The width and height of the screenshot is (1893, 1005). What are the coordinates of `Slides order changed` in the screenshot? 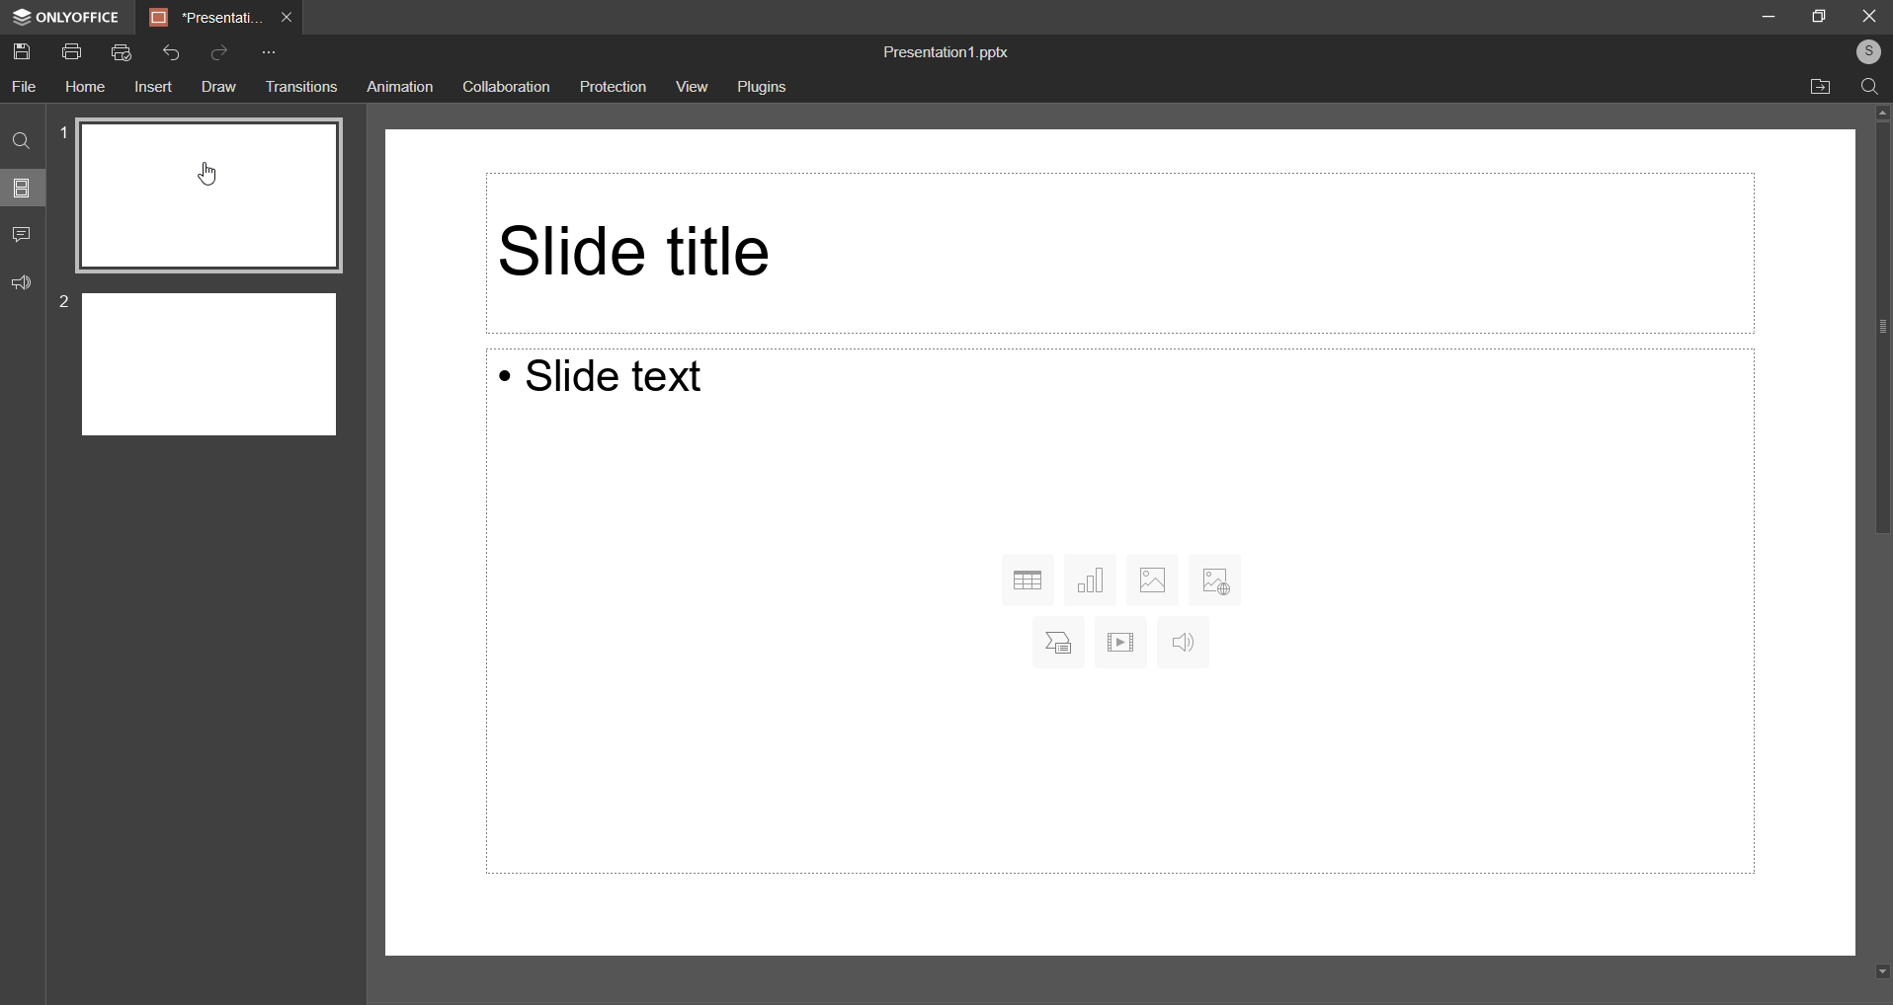 It's located at (217, 288).